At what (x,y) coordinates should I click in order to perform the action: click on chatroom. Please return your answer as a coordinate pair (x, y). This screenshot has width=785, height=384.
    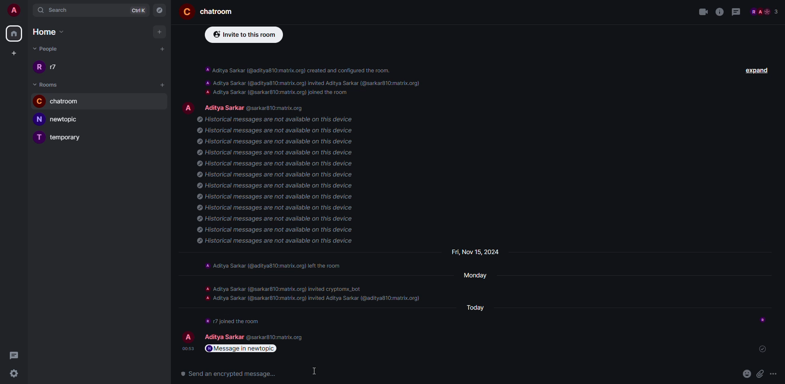
    Looking at the image, I should click on (62, 100).